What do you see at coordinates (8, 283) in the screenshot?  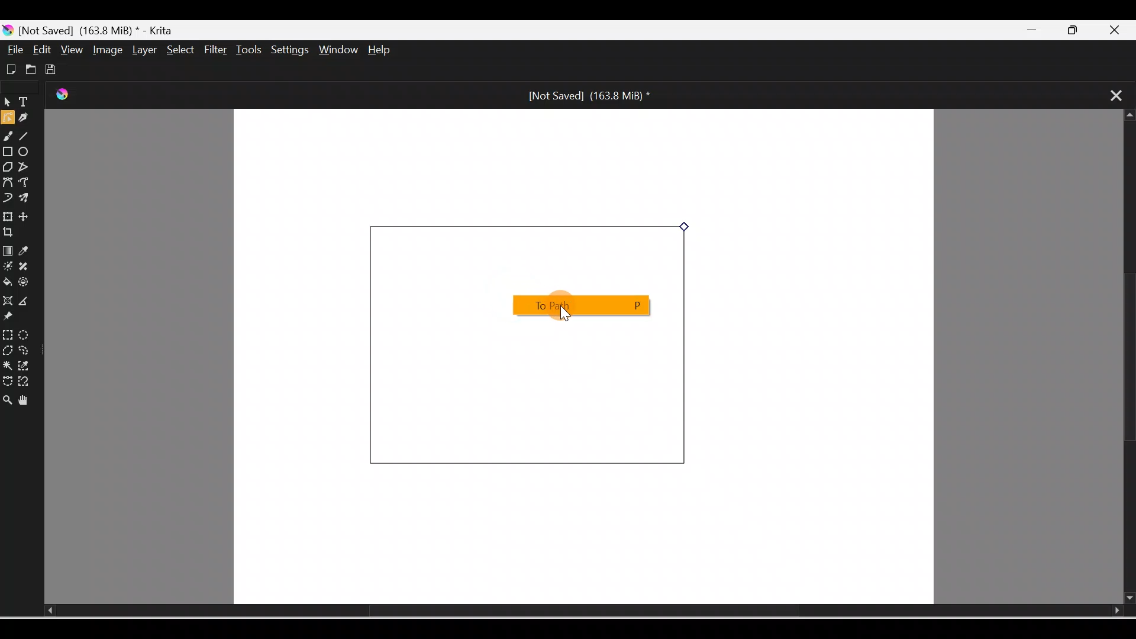 I see `Fill a contiguous area of color with color` at bounding box center [8, 283].